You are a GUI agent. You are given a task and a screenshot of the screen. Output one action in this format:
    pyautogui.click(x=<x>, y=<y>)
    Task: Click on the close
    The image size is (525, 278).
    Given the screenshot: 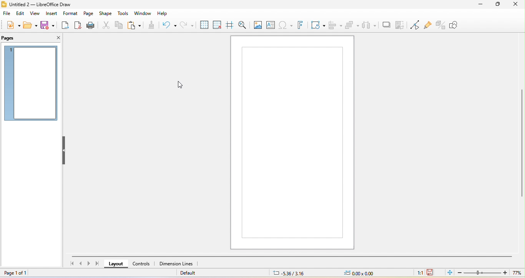 What is the action you would take?
    pyautogui.click(x=515, y=4)
    